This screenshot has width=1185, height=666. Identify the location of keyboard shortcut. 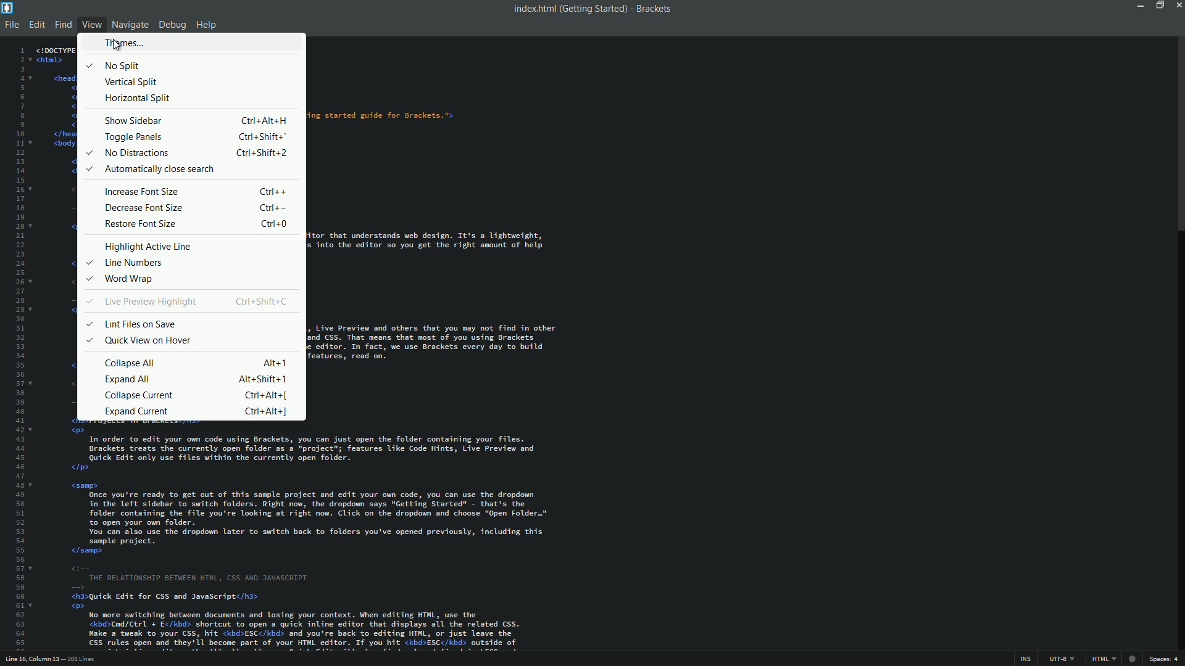
(273, 192).